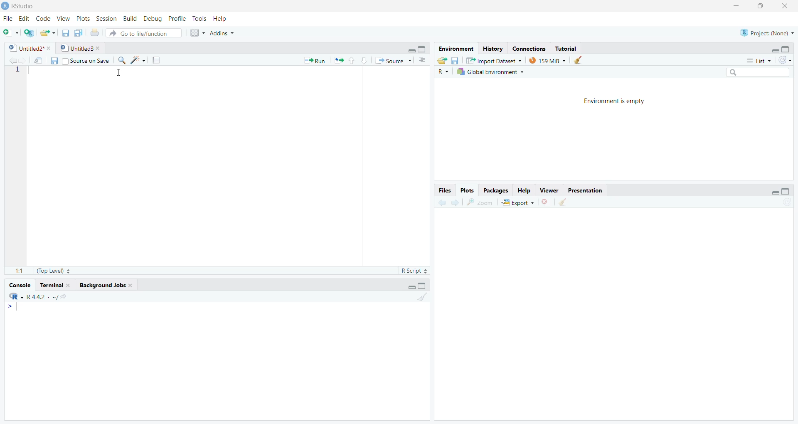 This screenshot has width=798, height=424. What do you see at coordinates (64, 34) in the screenshot?
I see `Save` at bounding box center [64, 34].